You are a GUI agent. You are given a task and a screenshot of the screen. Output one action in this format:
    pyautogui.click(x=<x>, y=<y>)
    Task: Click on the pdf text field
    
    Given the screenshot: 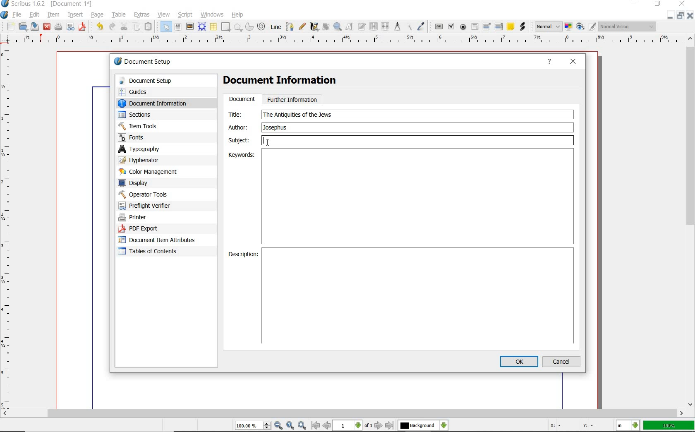 What is the action you would take?
    pyautogui.click(x=475, y=27)
    